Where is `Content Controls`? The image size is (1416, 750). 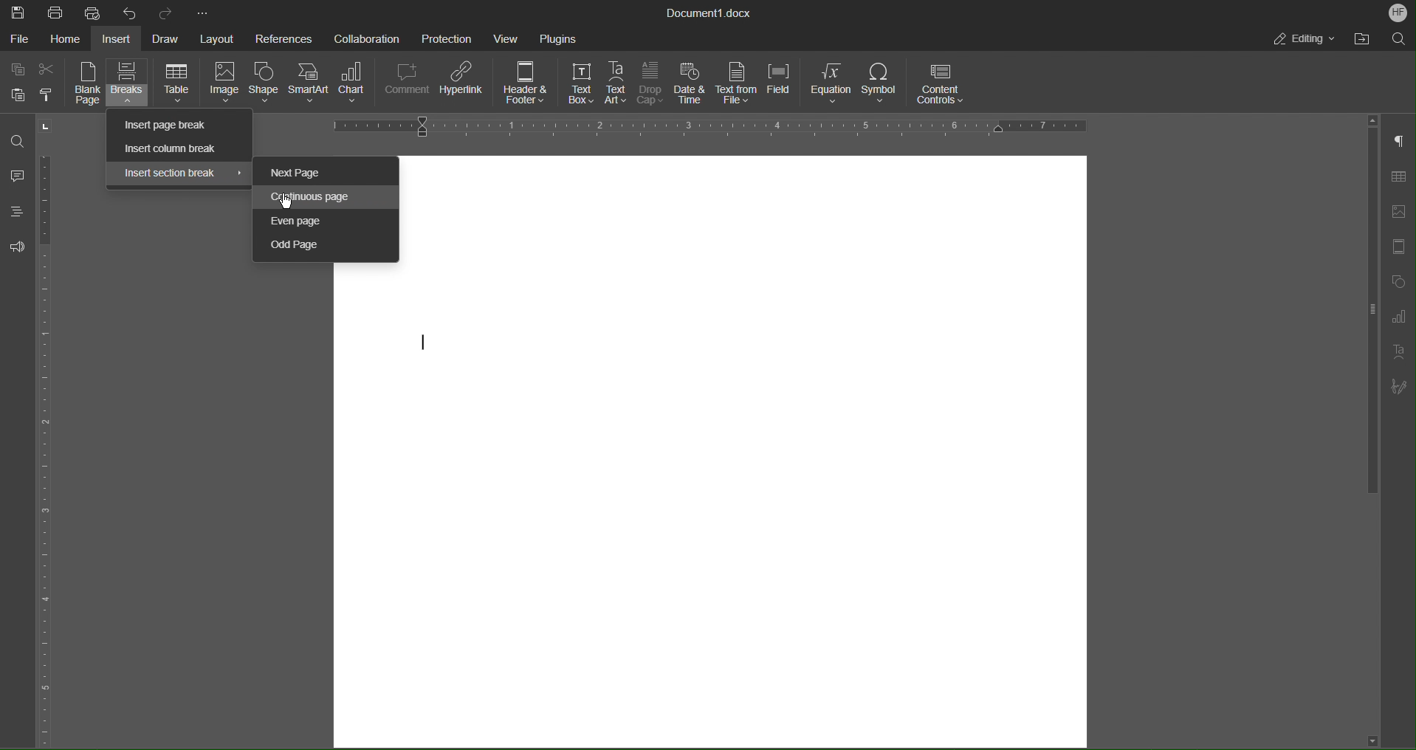 Content Controls is located at coordinates (942, 83).